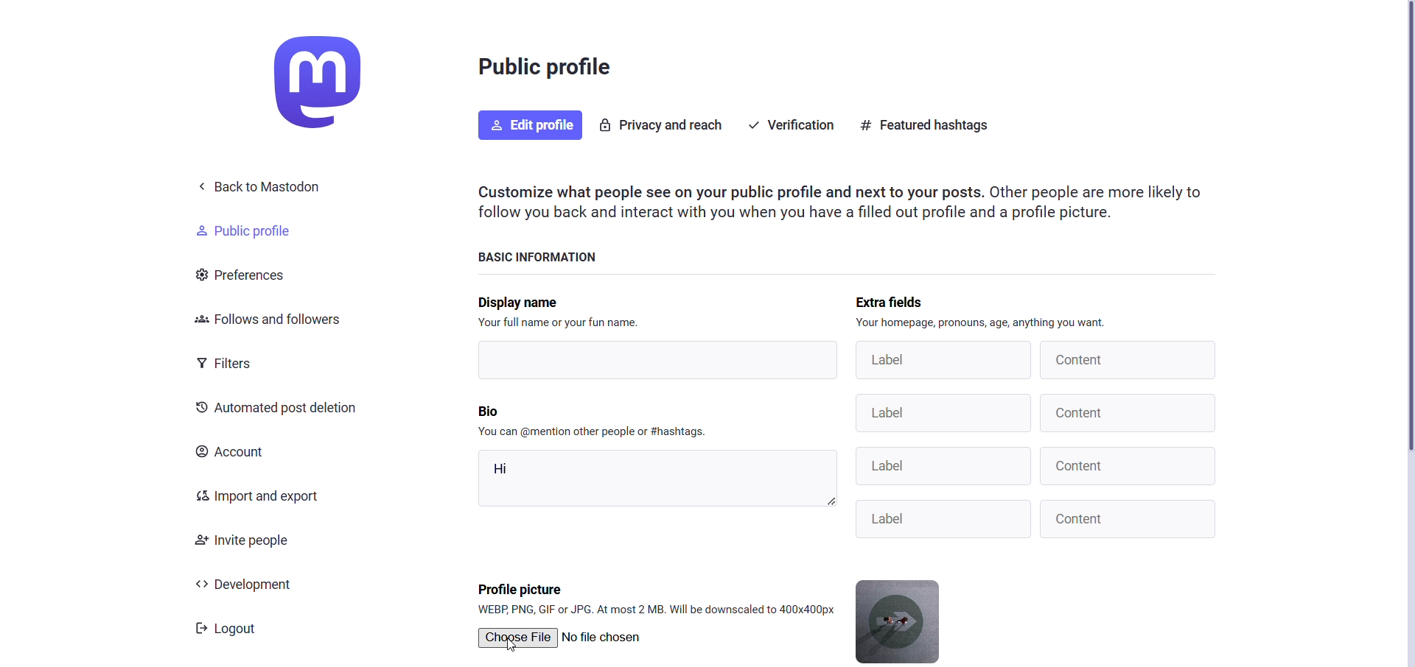  What do you see at coordinates (947, 518) in the screenshot?
I see `Label` at bounding box center [947, 518].